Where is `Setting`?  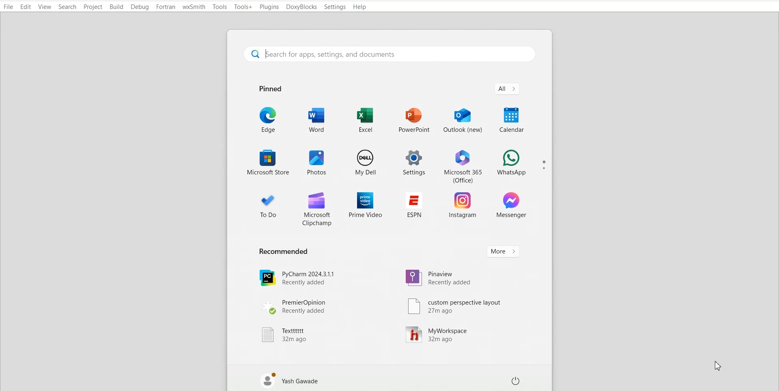
Setting is located at coordinates (414, 161).